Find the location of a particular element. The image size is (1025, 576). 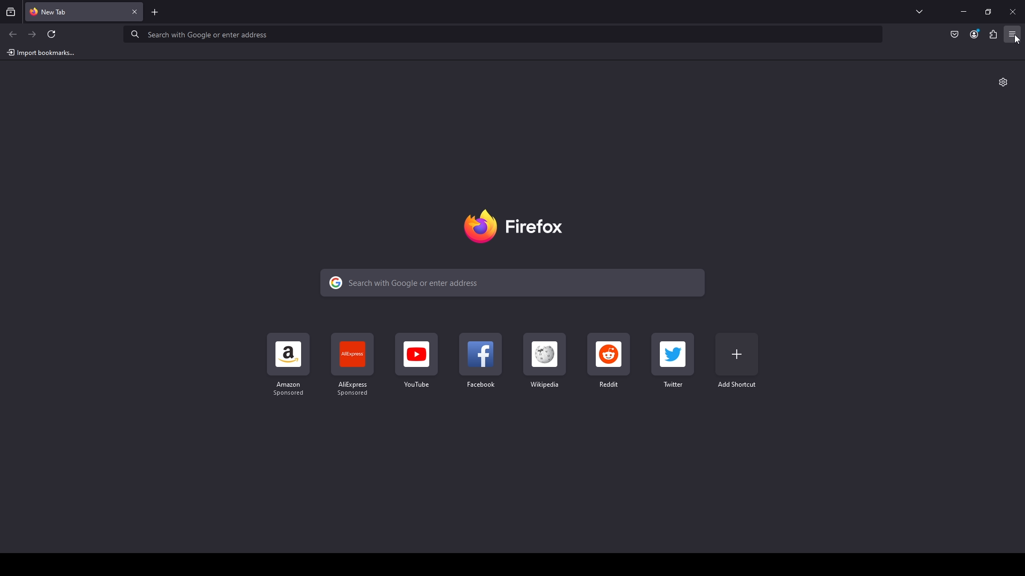

open application menu is located at coordinates (1015, 39).